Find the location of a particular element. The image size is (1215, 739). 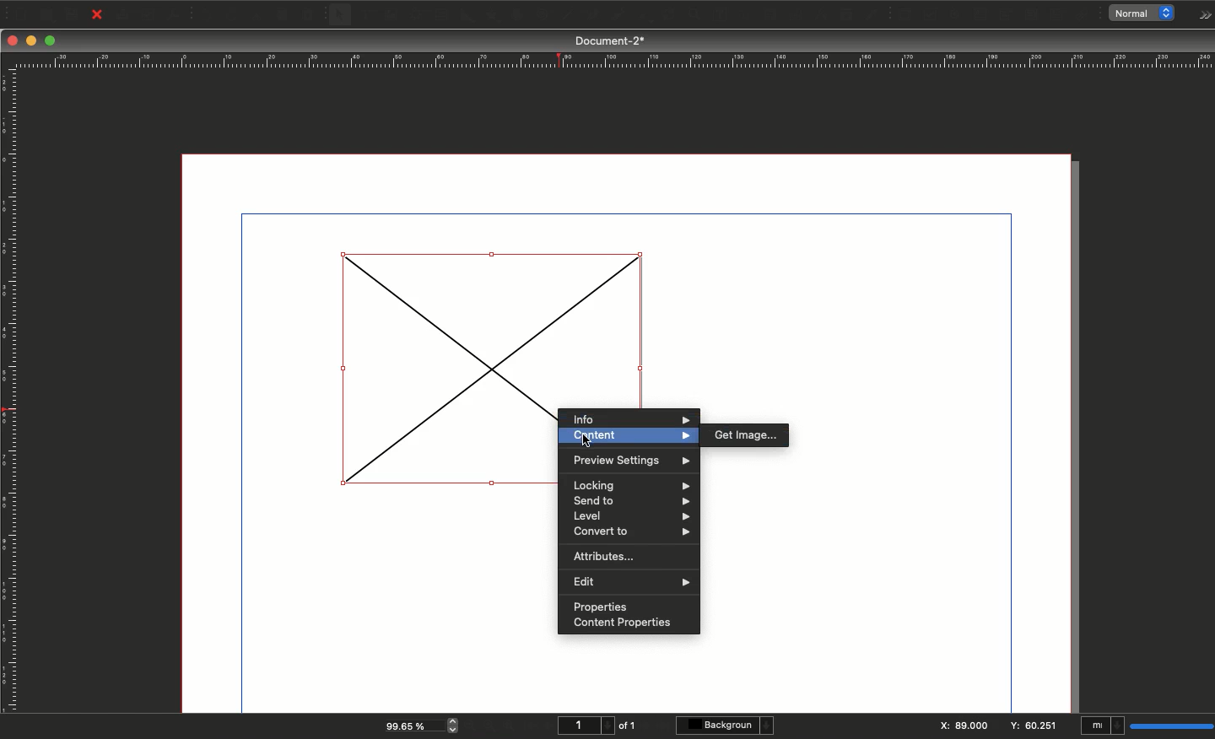

Select item is located at coordinates (341, 16).